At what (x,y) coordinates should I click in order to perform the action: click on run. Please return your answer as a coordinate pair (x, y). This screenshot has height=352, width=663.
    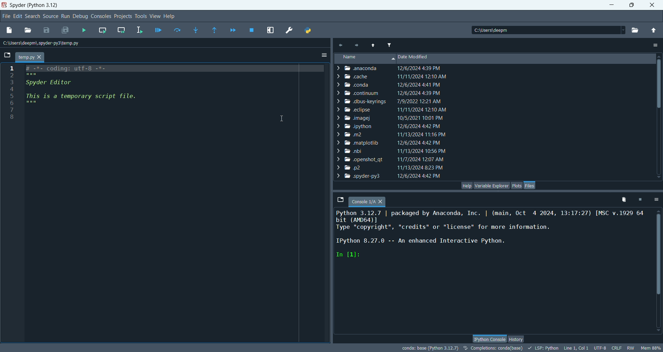
    Looking at the image, I should click on (66, 17).